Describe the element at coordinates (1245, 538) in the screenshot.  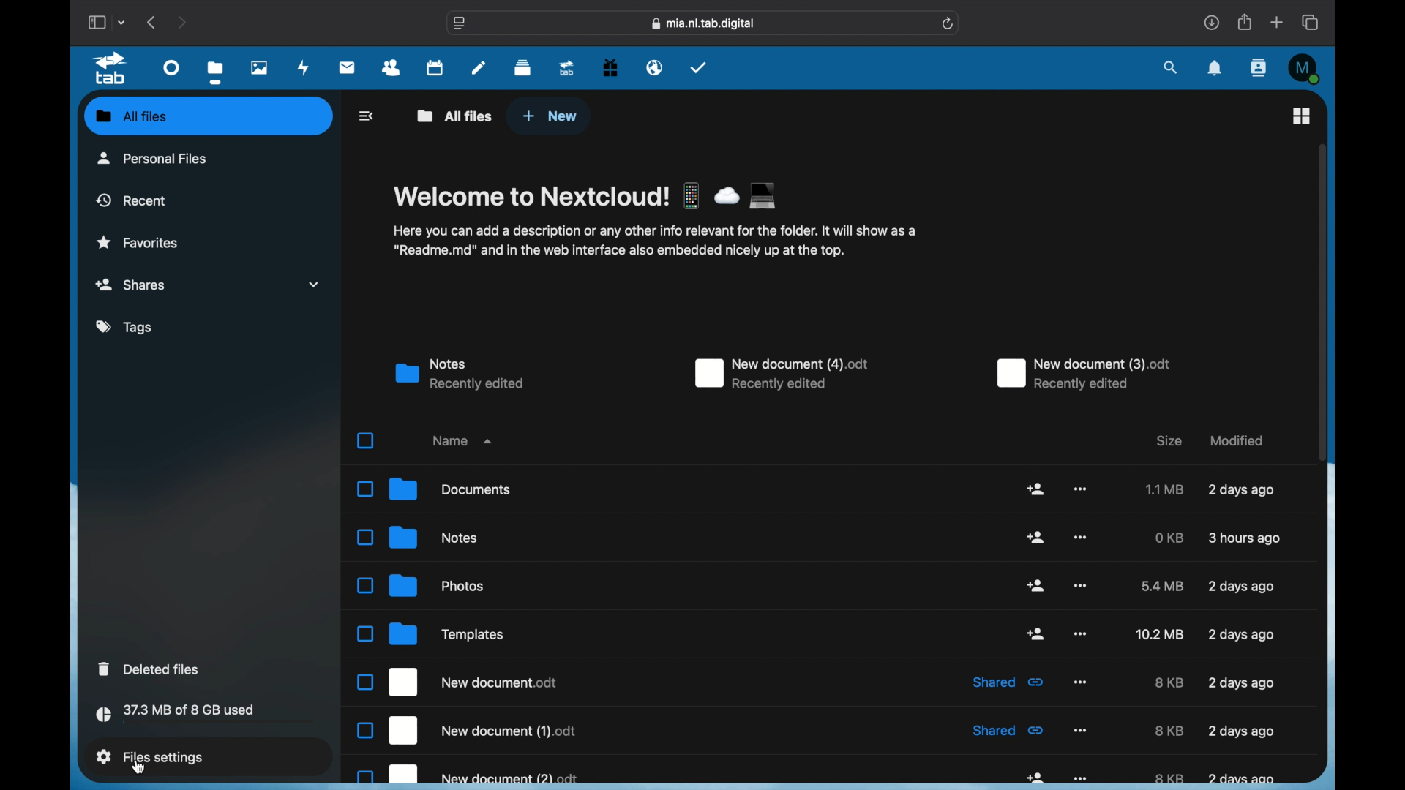
I see `modified` at that location.